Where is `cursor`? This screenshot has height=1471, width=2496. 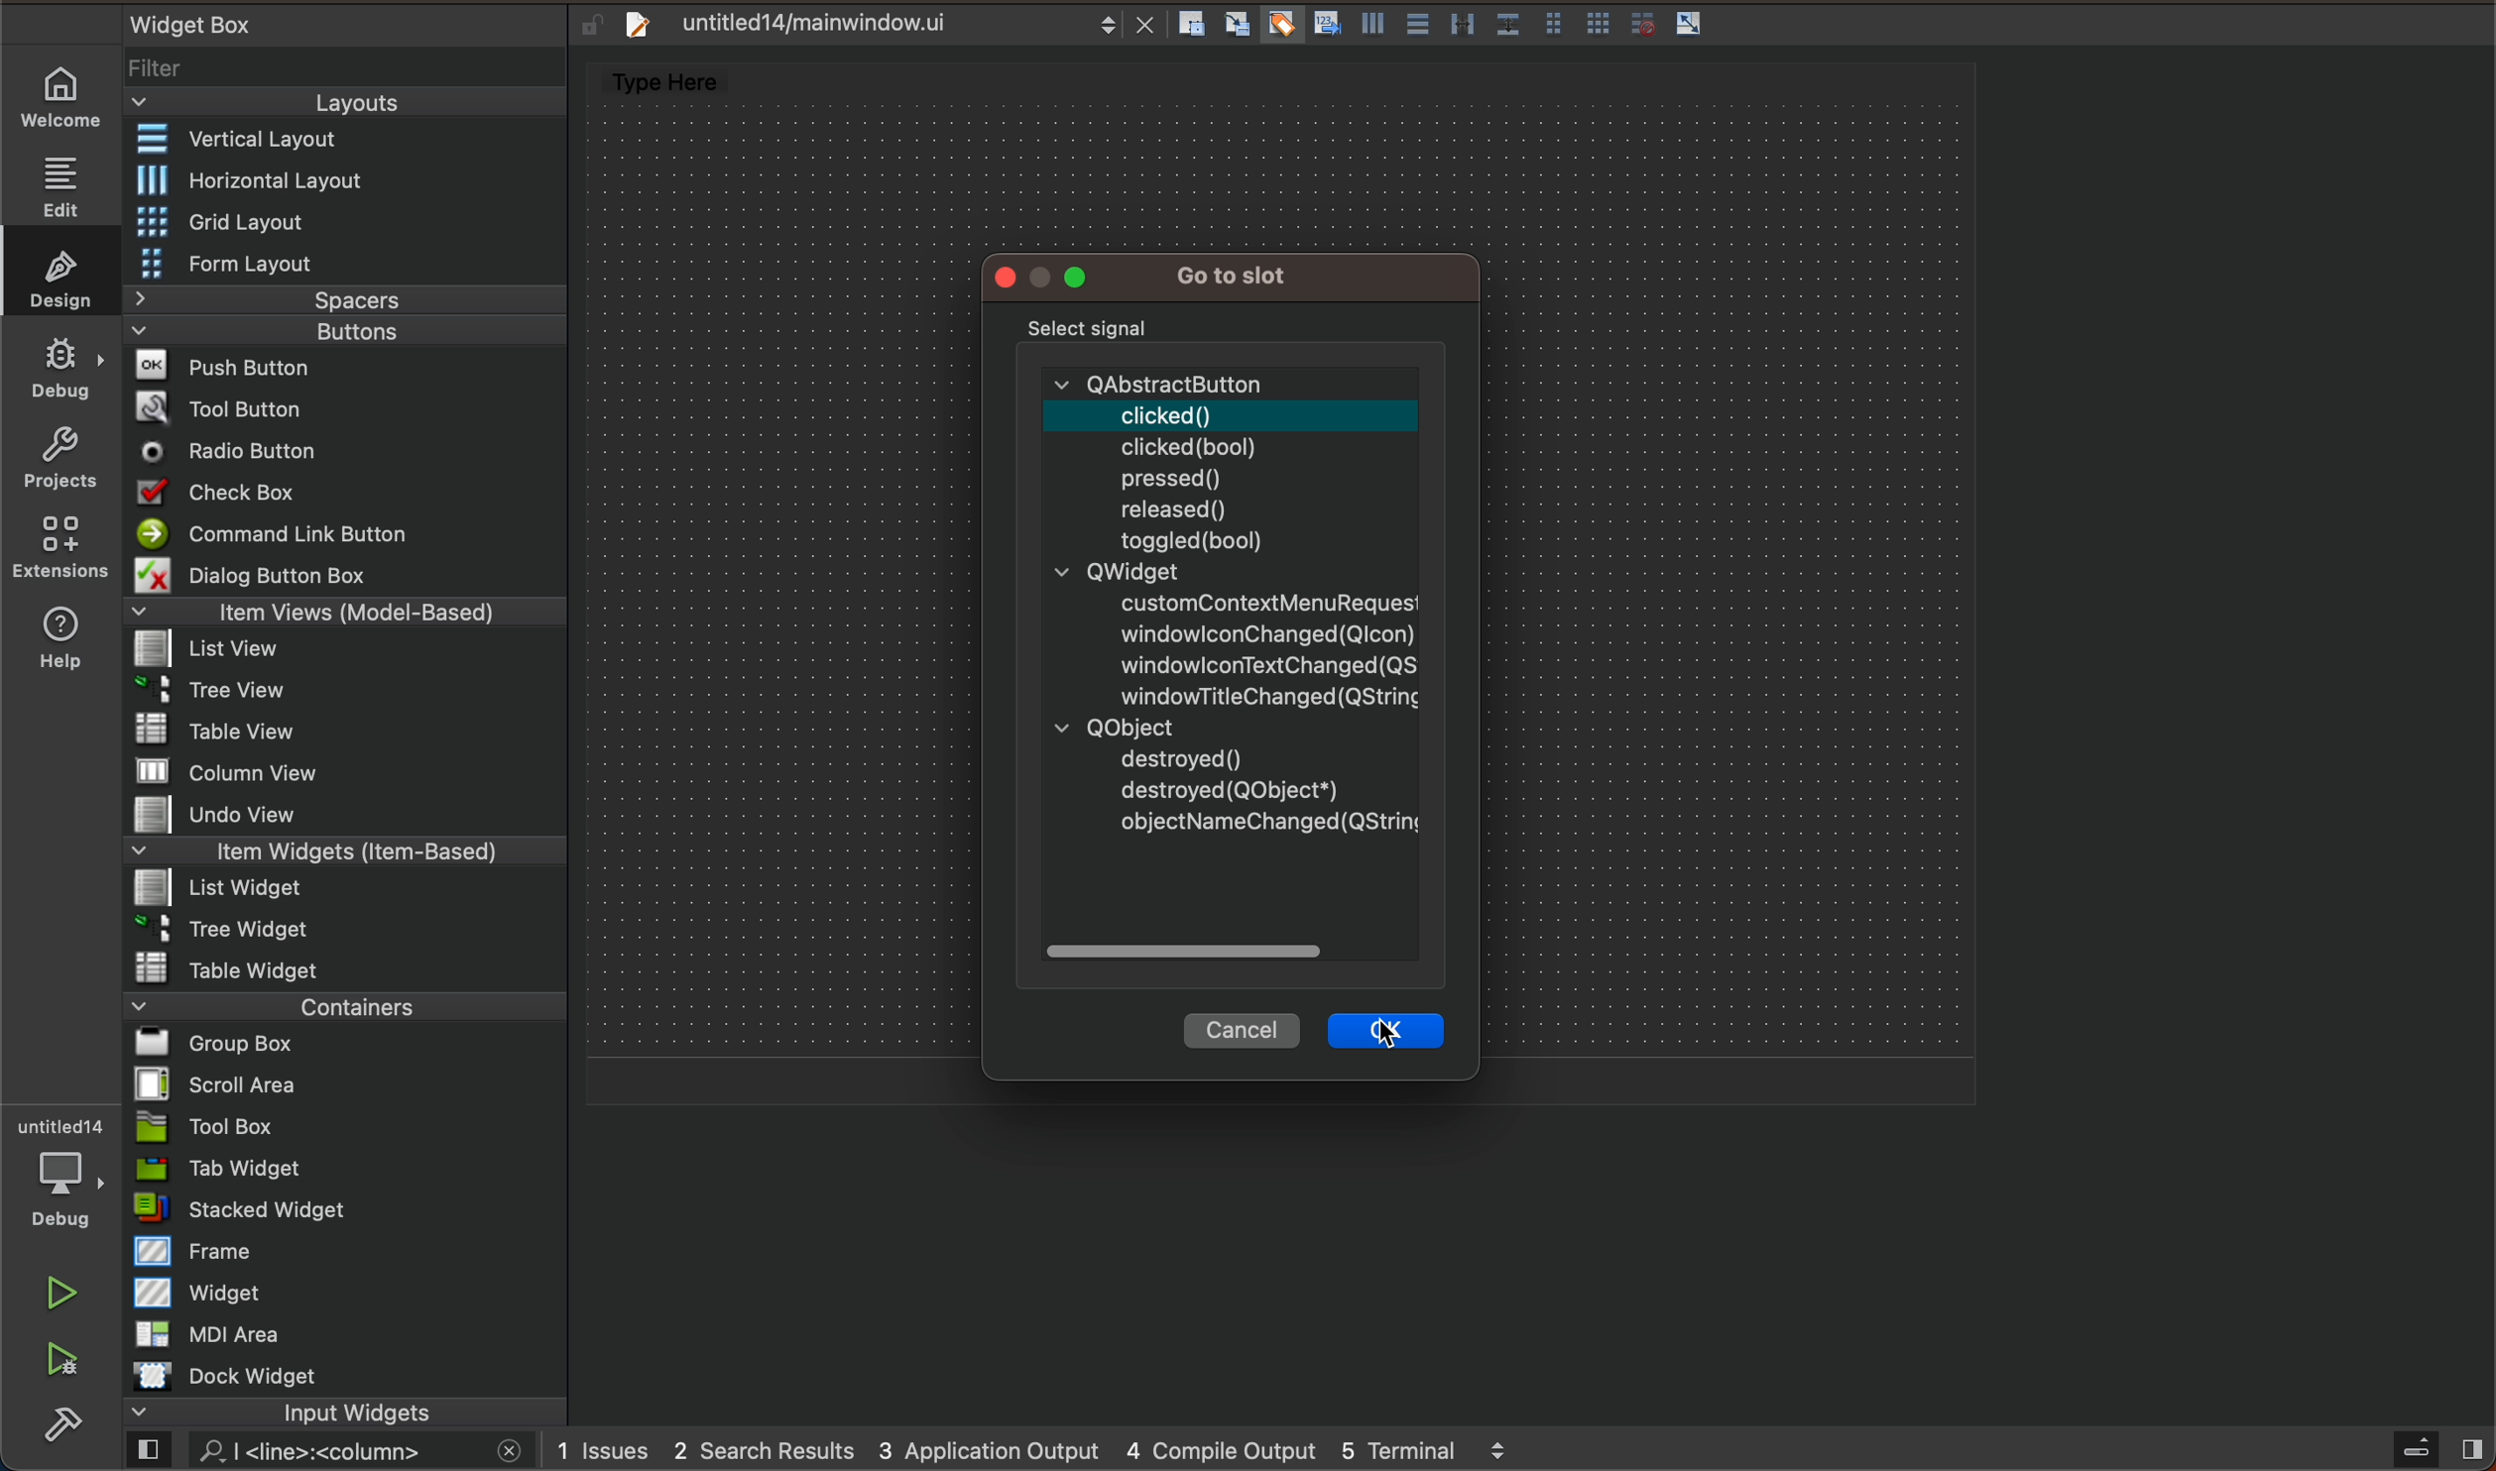
cursor is located at coordinates (1393, 1029).